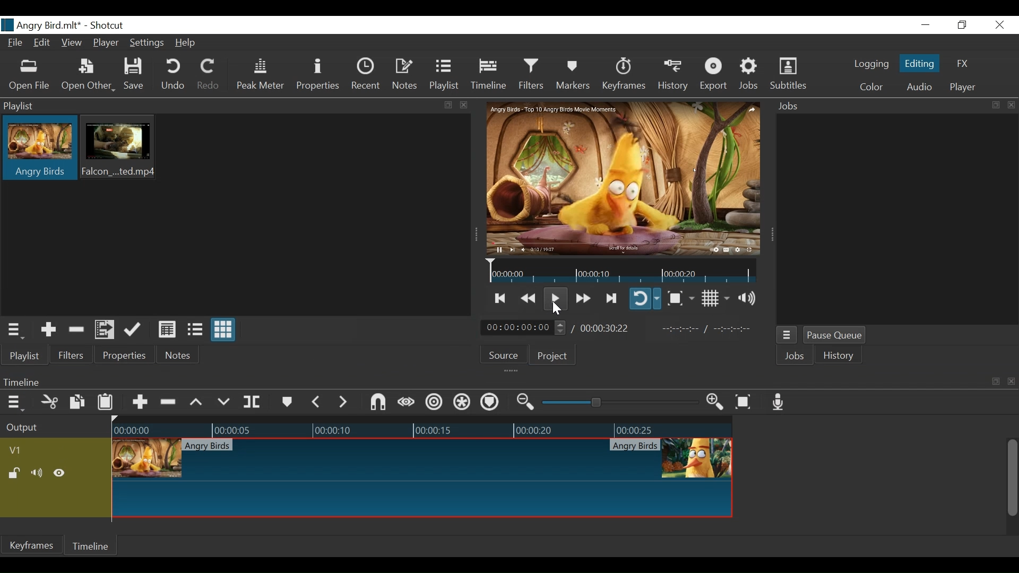 Image resolution: width=1019 pixels, height=573 pixels. I want to click on Snap, so click(376, 403).